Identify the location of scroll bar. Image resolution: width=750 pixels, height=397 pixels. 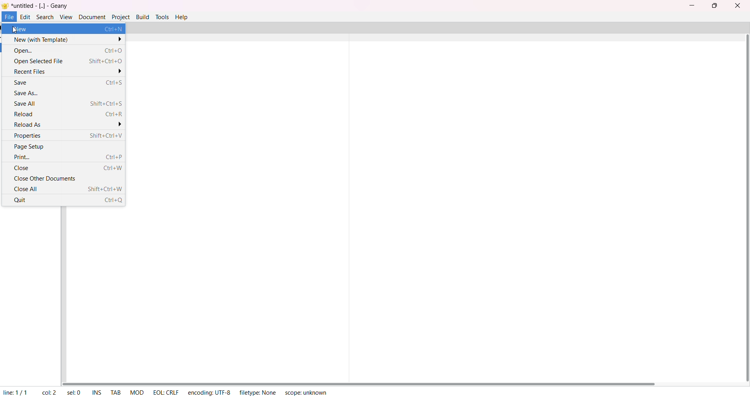
(746, 208).